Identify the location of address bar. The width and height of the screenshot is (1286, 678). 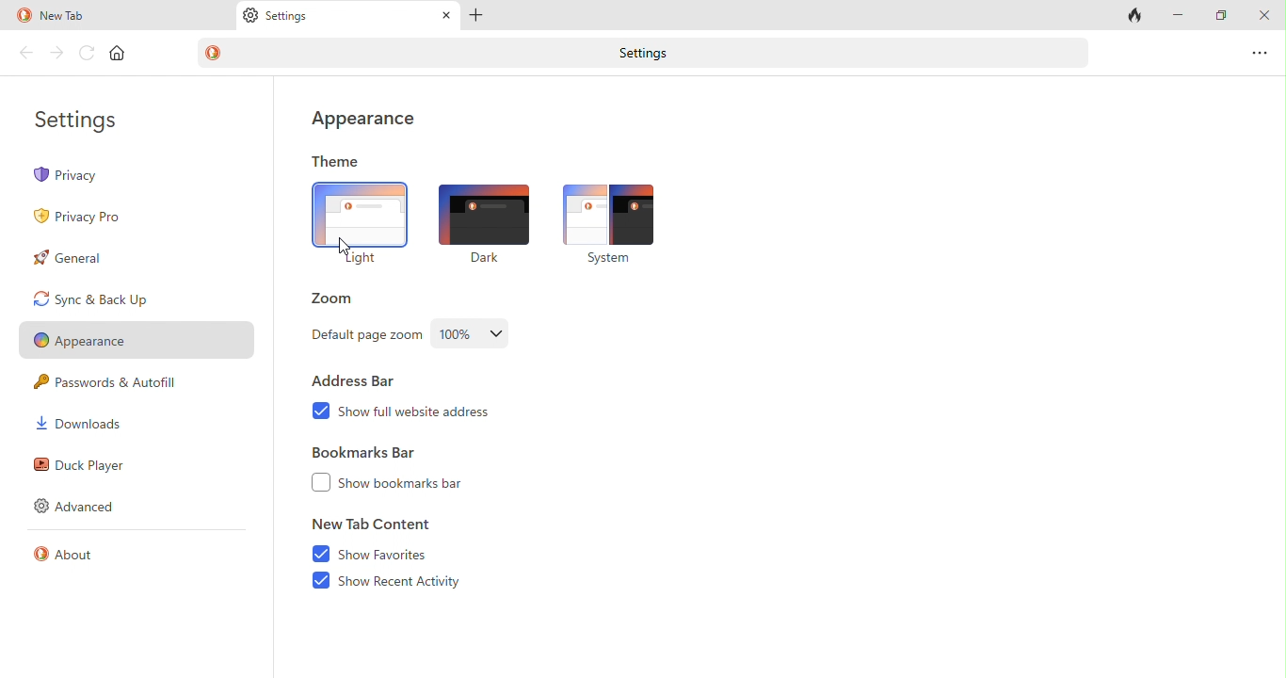
(362, 381).